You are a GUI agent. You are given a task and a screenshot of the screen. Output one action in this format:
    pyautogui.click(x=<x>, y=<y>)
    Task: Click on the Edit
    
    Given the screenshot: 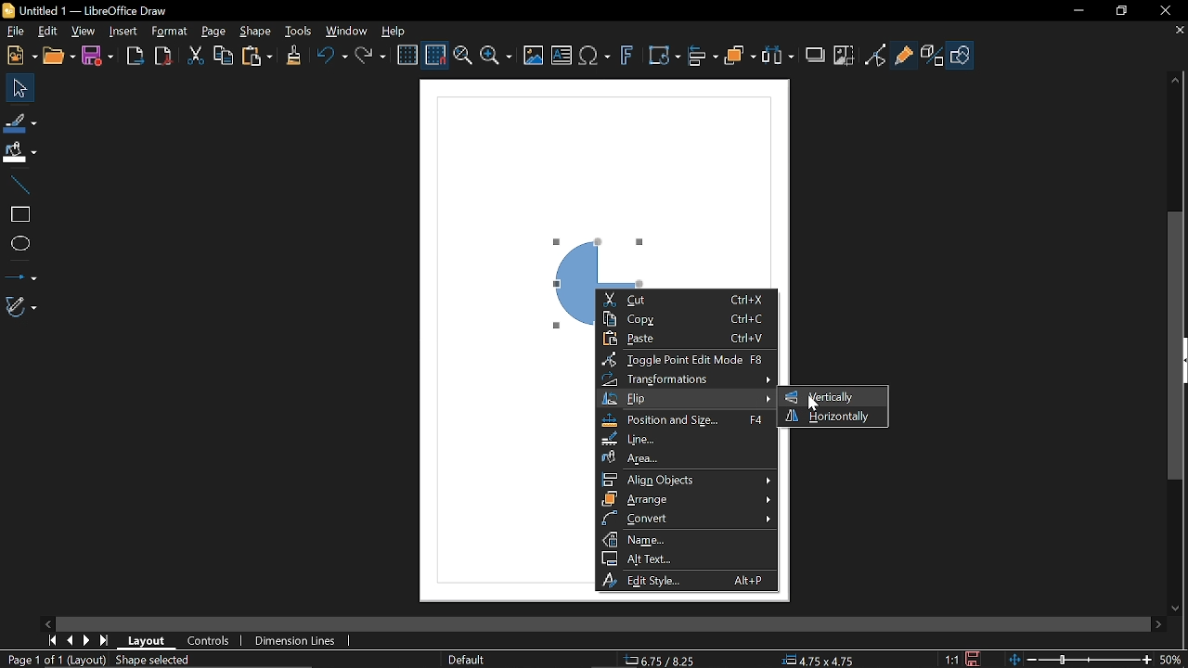 What is the action you would take?
    pyautogui.click(x=46, y=32)
    